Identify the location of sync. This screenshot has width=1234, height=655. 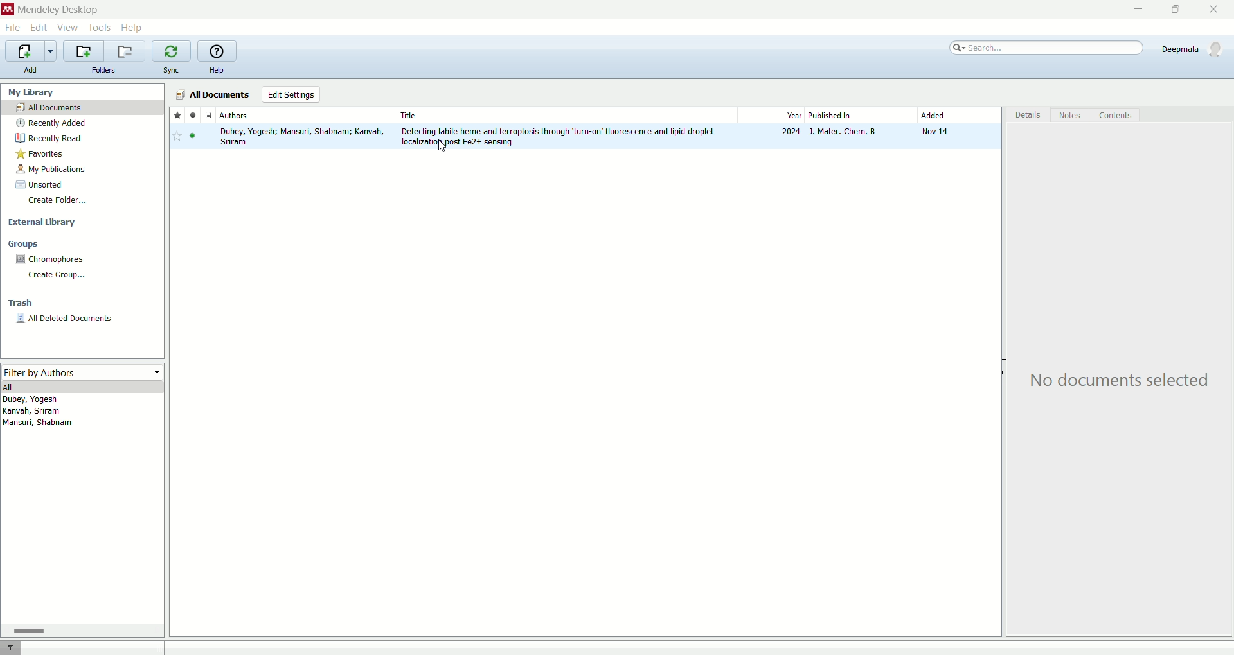
(170, 72).